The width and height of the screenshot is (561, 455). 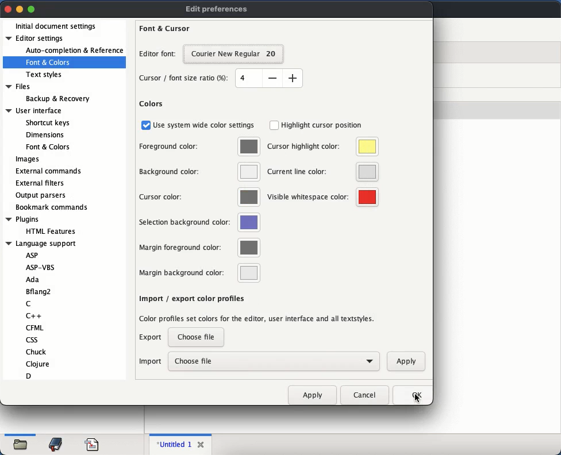 I want to click on margin background color, so click(x=186, y=272).